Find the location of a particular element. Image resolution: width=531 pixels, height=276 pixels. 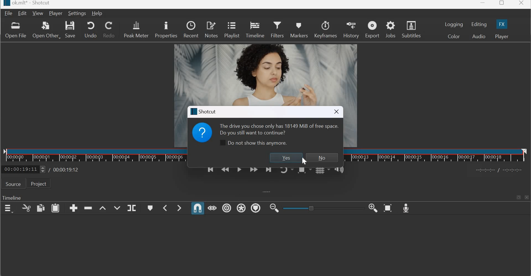

Zoom Timeline out is located at coordinates (274, 208).